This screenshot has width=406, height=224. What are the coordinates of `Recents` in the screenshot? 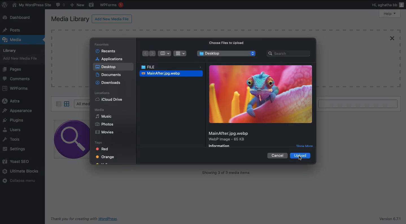 It's located at (105, 51).